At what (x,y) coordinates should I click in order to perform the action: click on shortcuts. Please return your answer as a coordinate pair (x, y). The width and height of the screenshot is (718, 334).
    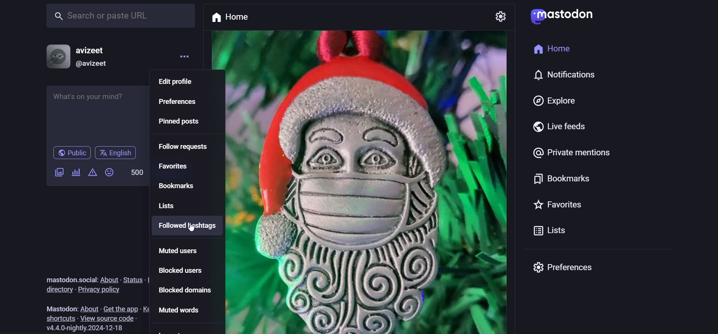
    Looking at the image, I should click on (59, 318).